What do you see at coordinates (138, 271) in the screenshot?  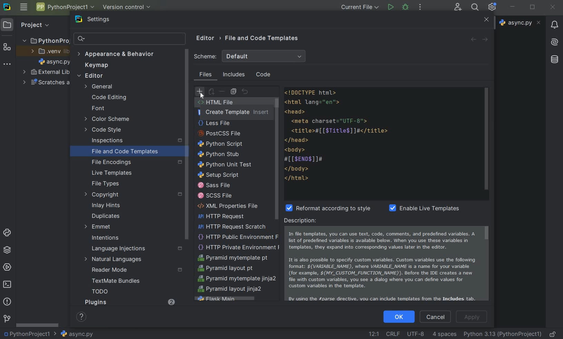 I see `reader mode` at bounding box center [138, 271].